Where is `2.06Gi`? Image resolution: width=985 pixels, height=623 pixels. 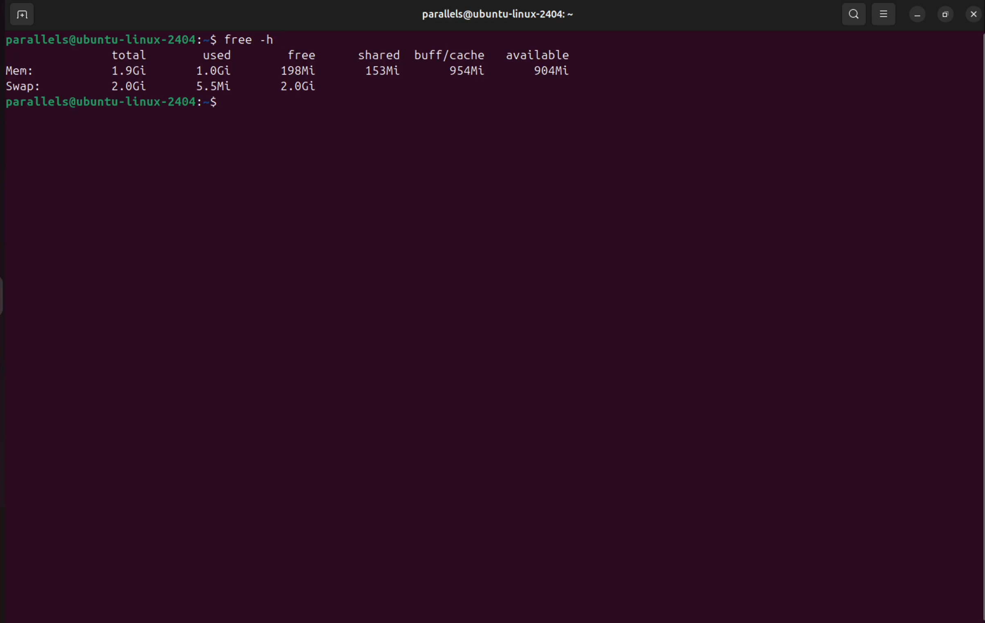 2.06Gi is located at coordinates (300, 88).